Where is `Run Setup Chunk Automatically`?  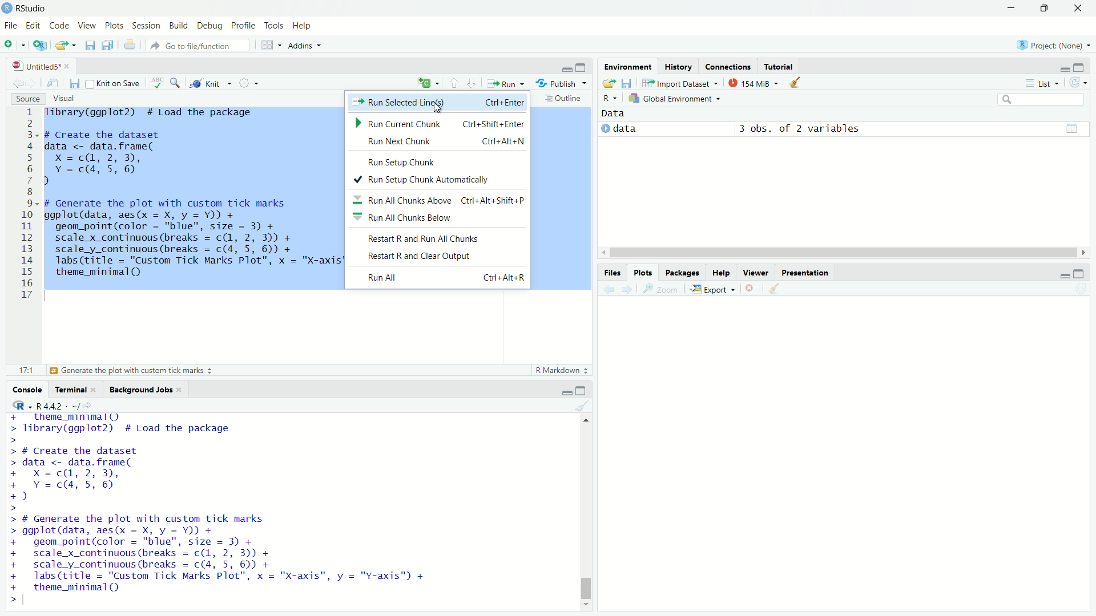
Run Setup Chunk Automatically is located at coordinates (437, 180).